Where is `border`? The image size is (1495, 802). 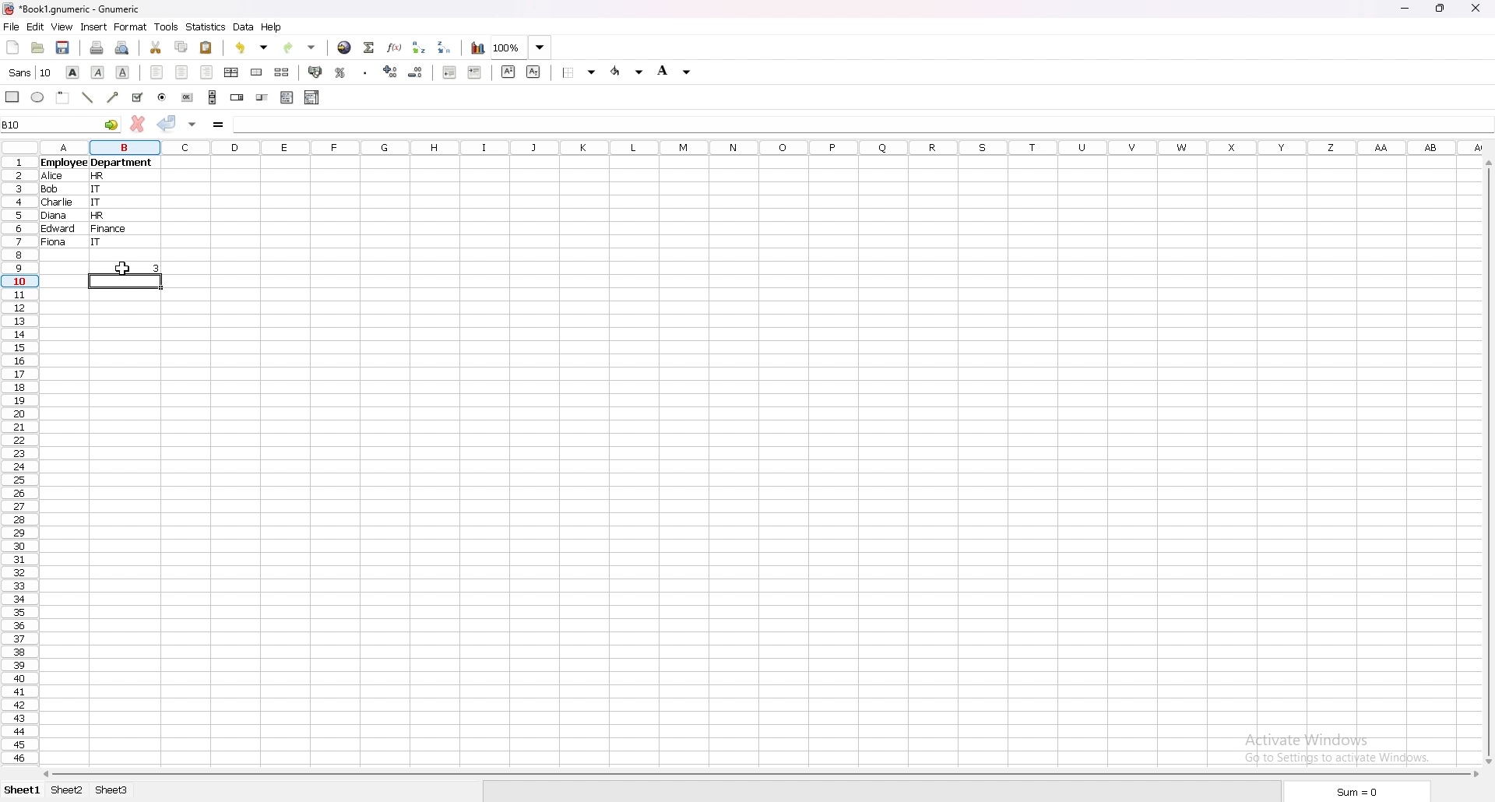
border is located at coordinates (579, 72).